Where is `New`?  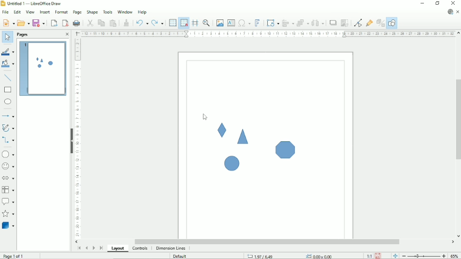
New is located at coordinates (8, 22).